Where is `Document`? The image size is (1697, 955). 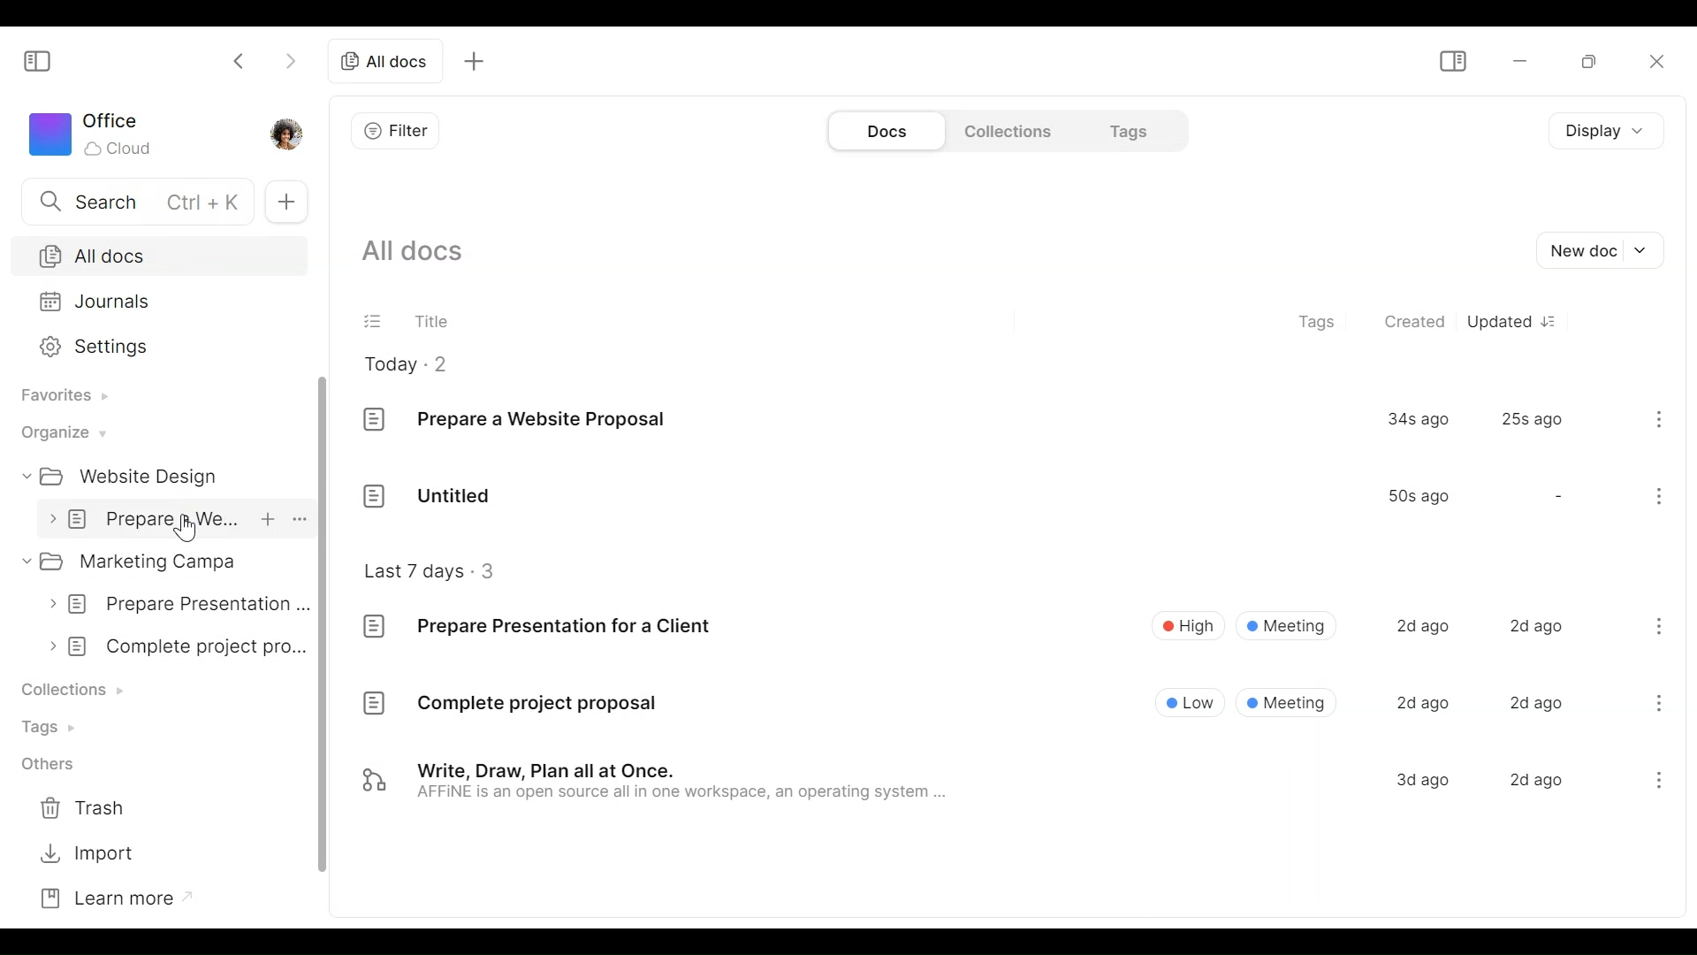 Document is located at coordinates (176, 519).